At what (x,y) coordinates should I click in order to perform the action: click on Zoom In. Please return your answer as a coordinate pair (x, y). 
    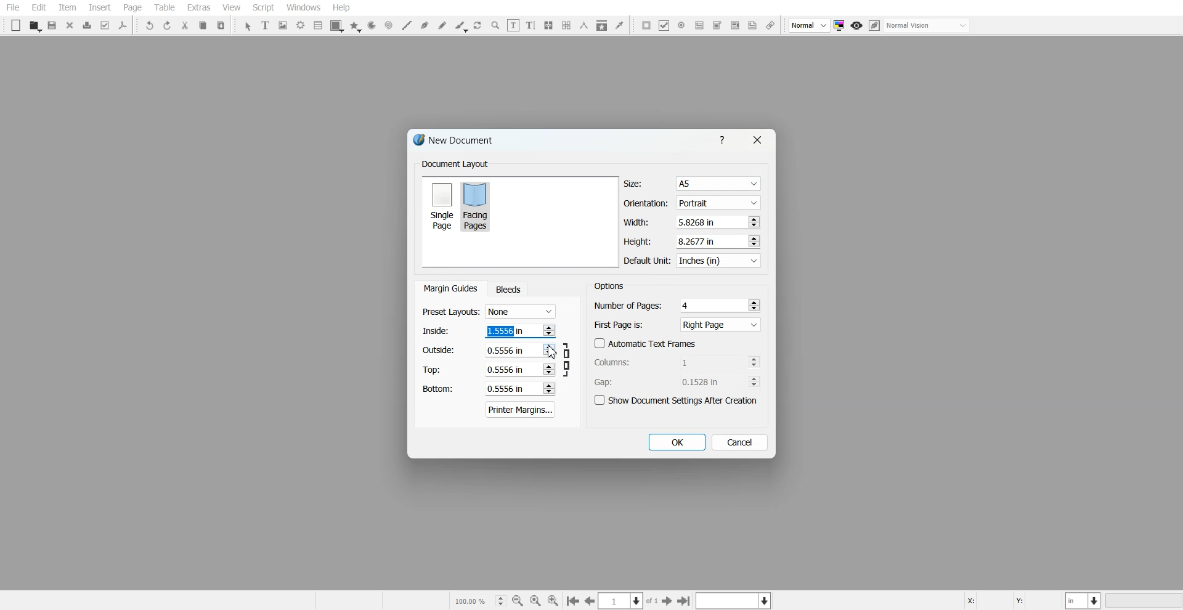
    Looking at the image, I should click on (553, 600).